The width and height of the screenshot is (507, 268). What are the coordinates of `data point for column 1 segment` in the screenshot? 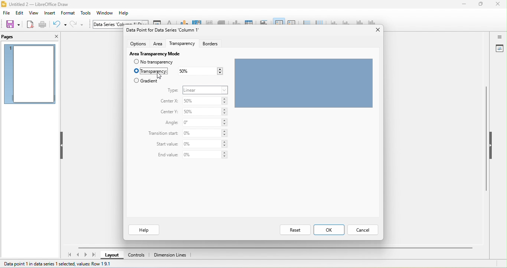 It's located at (164, 31).